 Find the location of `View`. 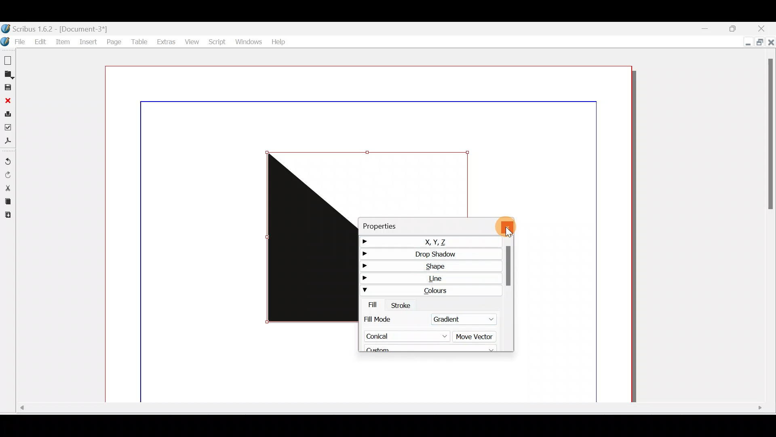

View is located at coordinates (191, 40).